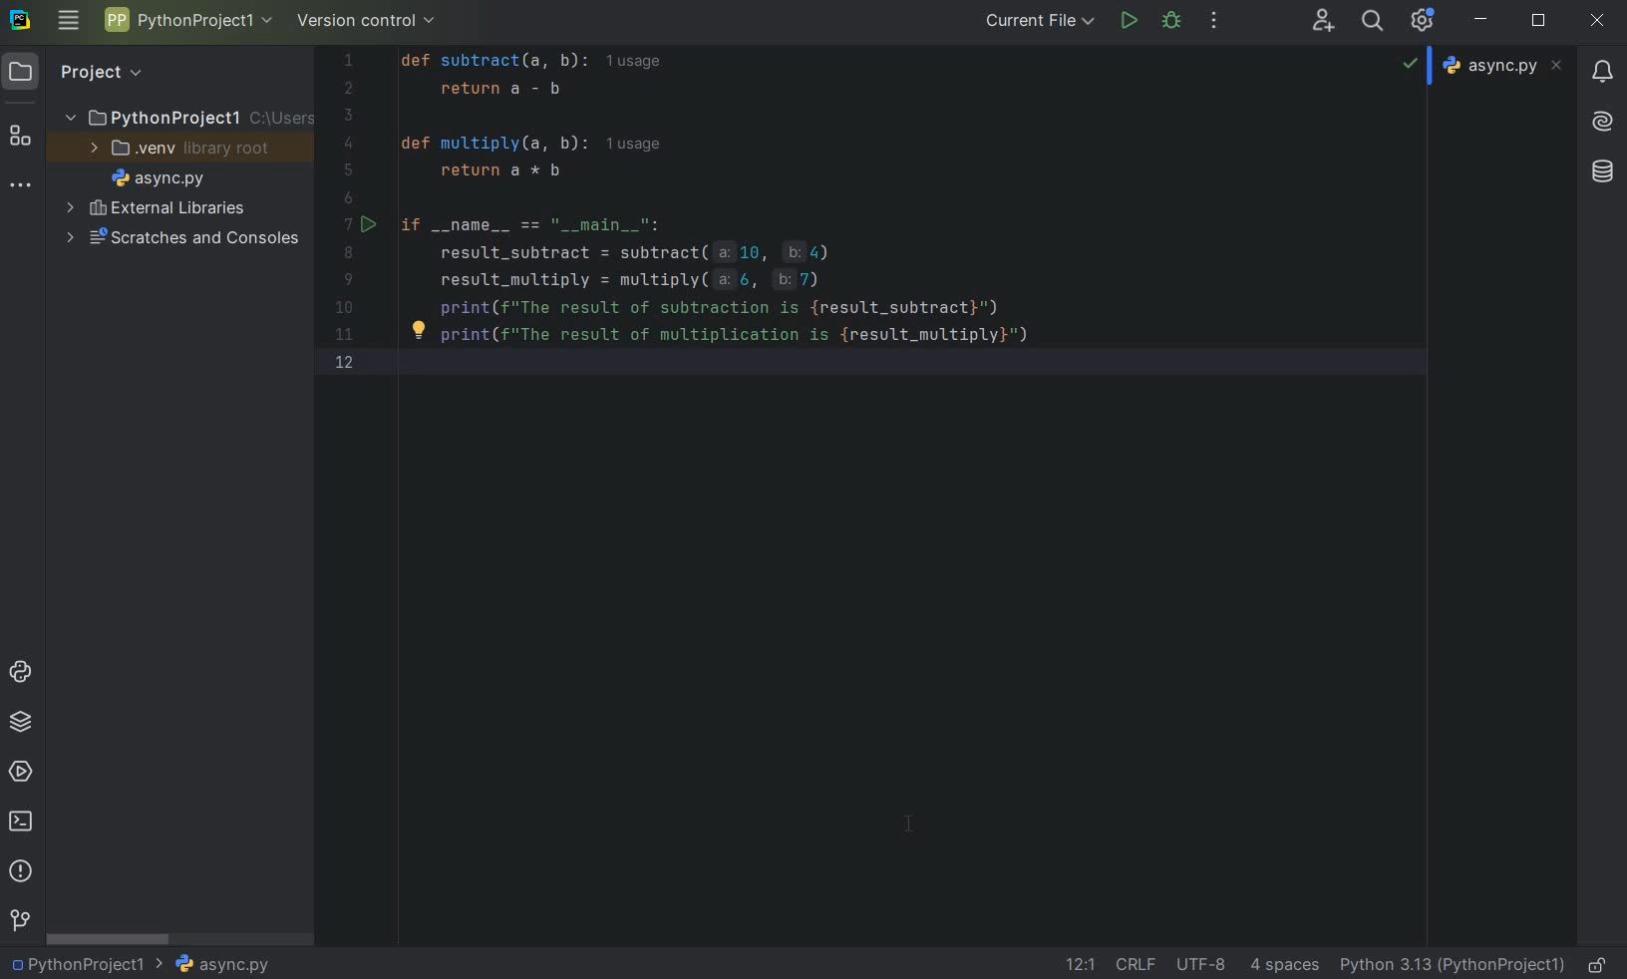  I want to click on cursor after custom toolbar setup, so click(911, 826).